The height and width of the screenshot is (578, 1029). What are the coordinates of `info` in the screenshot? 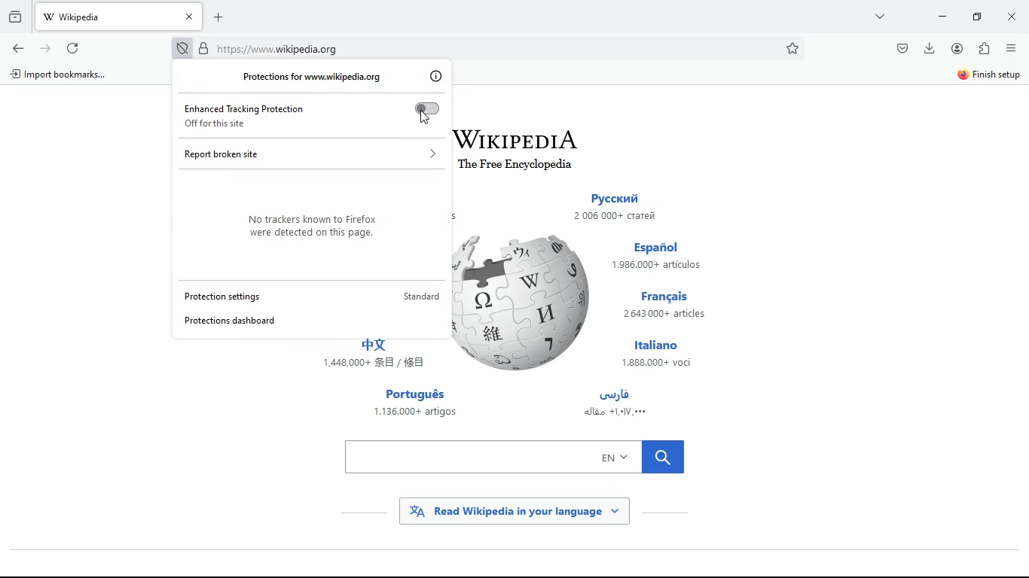 It's located at (437, 76).